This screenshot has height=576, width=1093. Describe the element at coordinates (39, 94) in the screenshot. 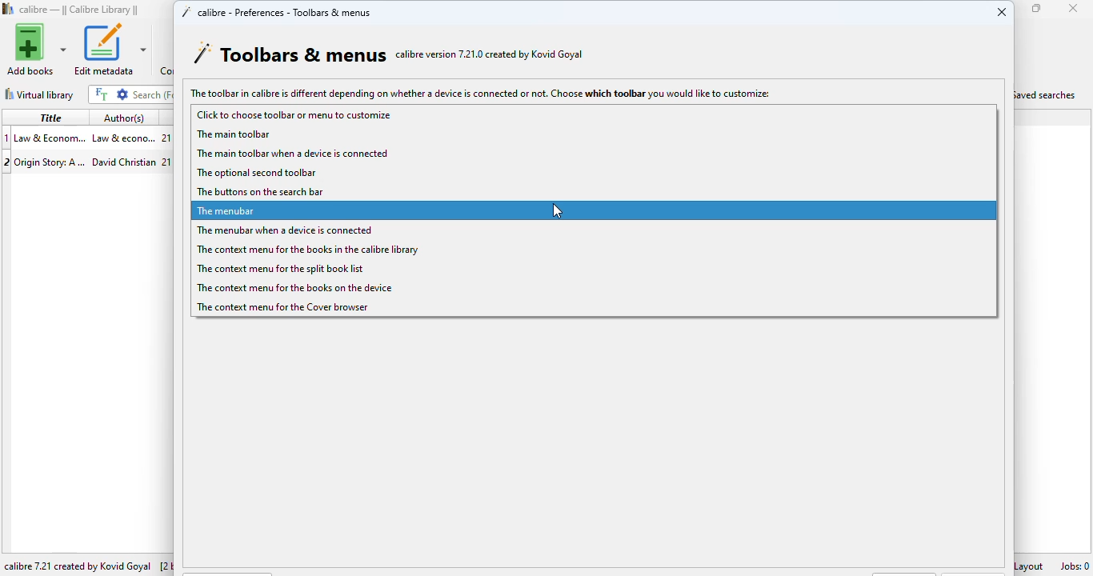

I see `virtual library` at that location.